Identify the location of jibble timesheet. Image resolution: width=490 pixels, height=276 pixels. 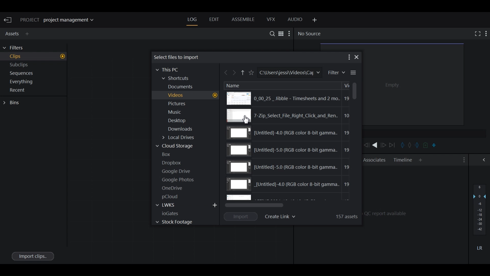
(286, 98).